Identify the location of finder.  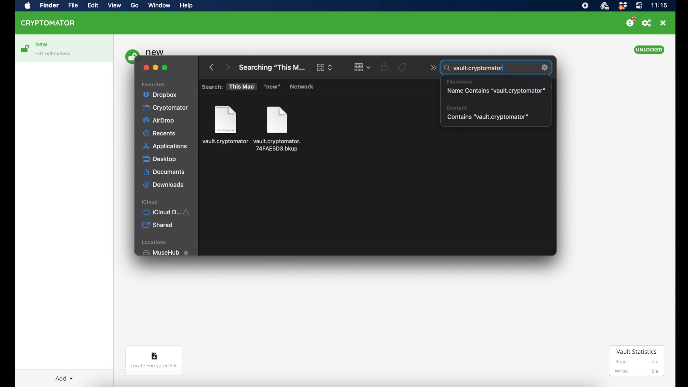
(49, 5).